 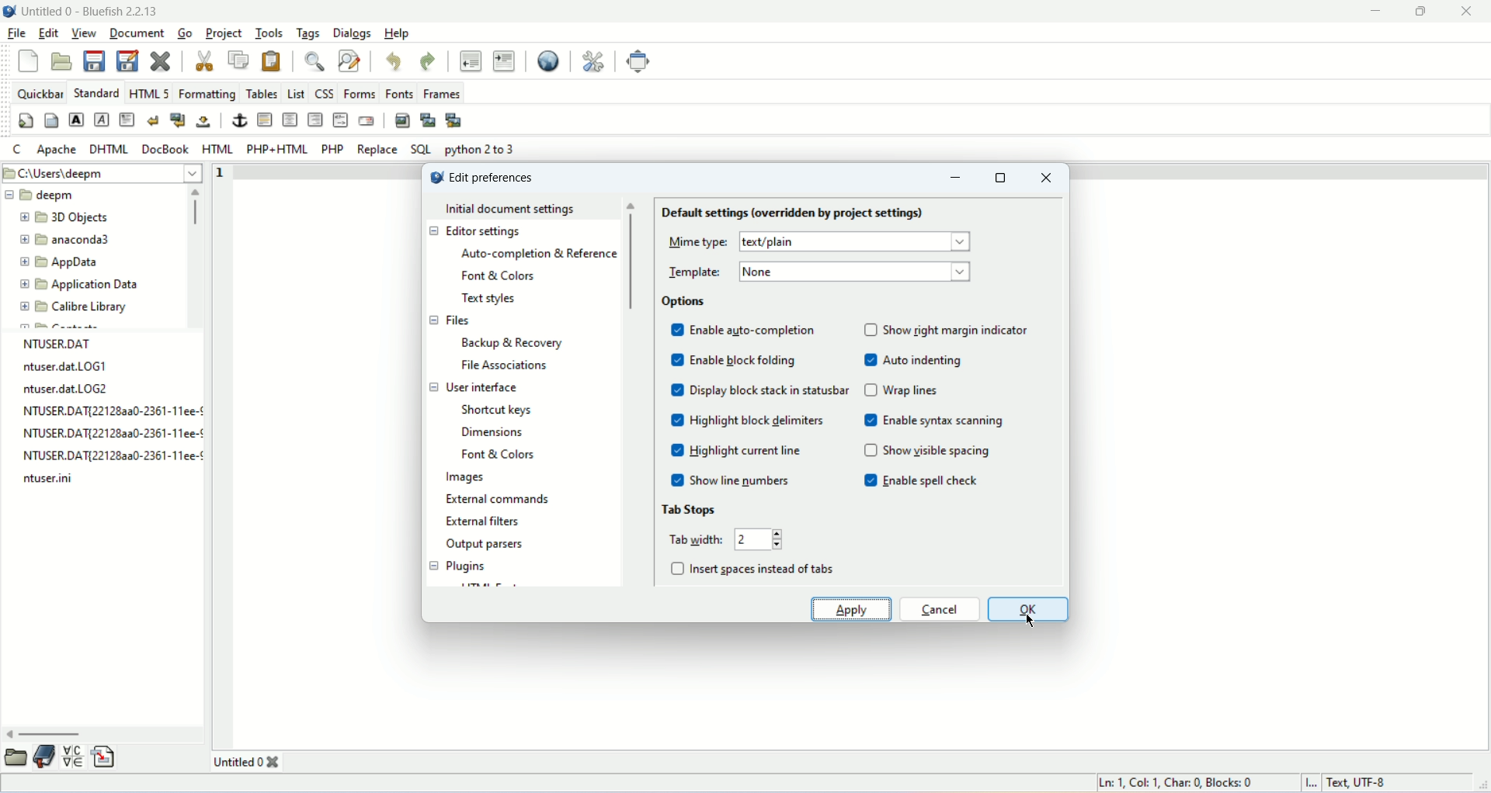 I want to click on horizontal rule, so click(x=264, y=120).